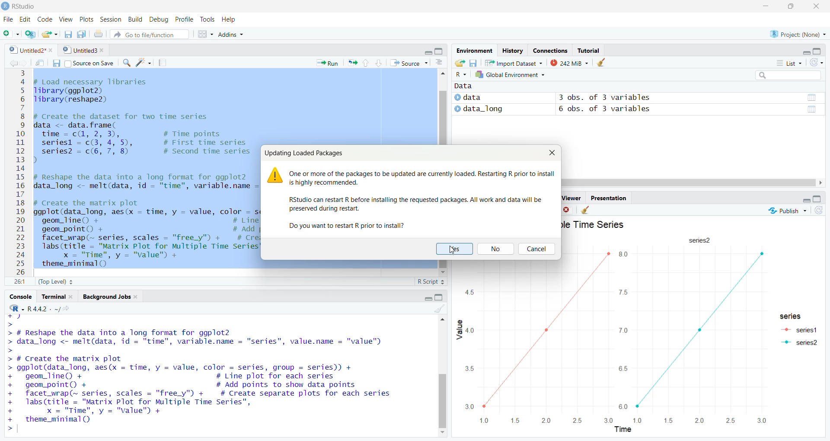 This screenshot has width=830, height=441. I want to click on Minimize, so click(766, 6).